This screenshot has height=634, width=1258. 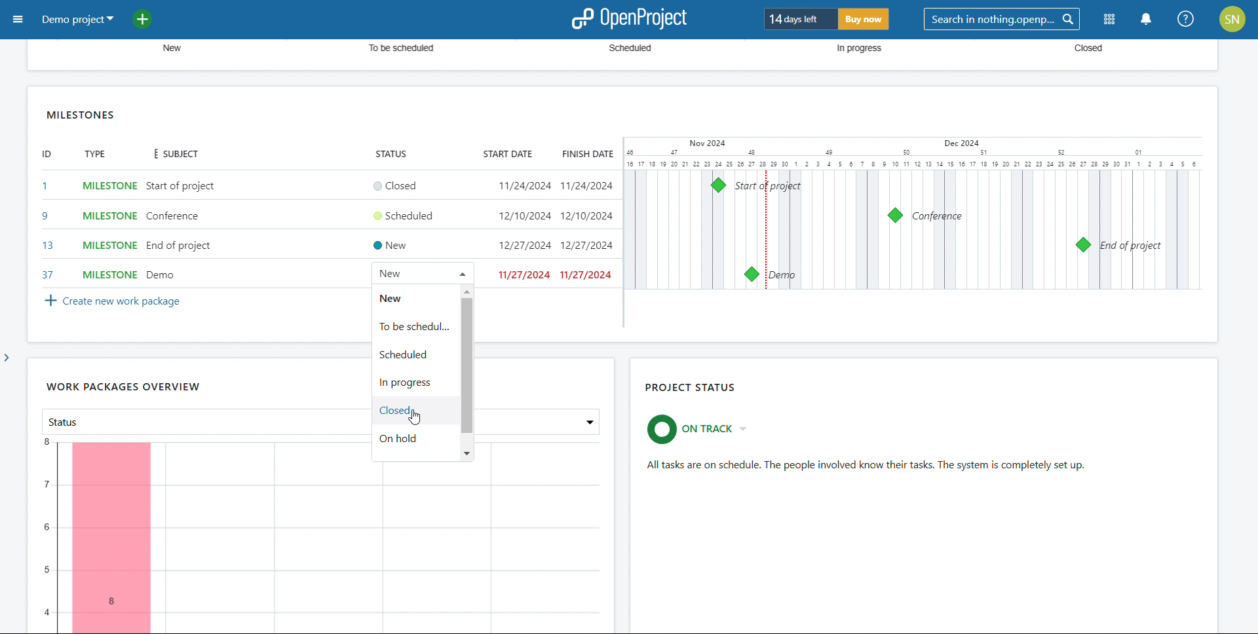 What do you see at coordinates (588, 230) in the screenshot?
I see `set end date` at bounding box center [588, 230].